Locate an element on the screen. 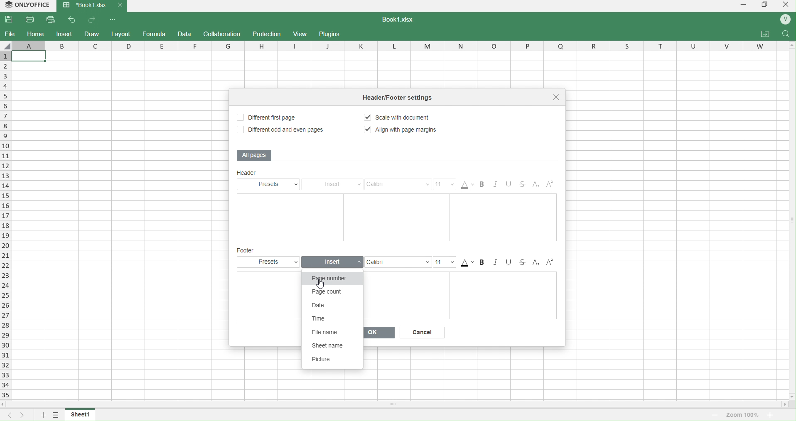 This screenshot has width=796, height=421. save is located at coordinates (11, 20).